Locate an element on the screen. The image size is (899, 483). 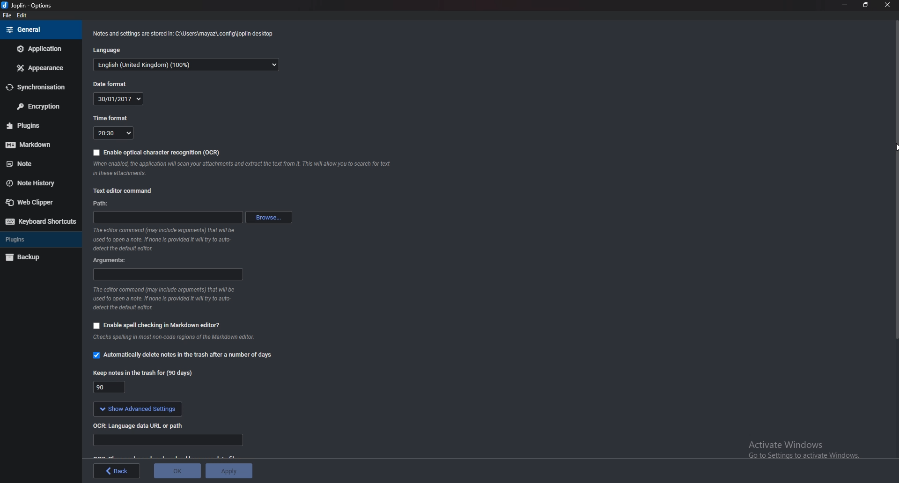
Arguments is located at coordinates (167, 274).